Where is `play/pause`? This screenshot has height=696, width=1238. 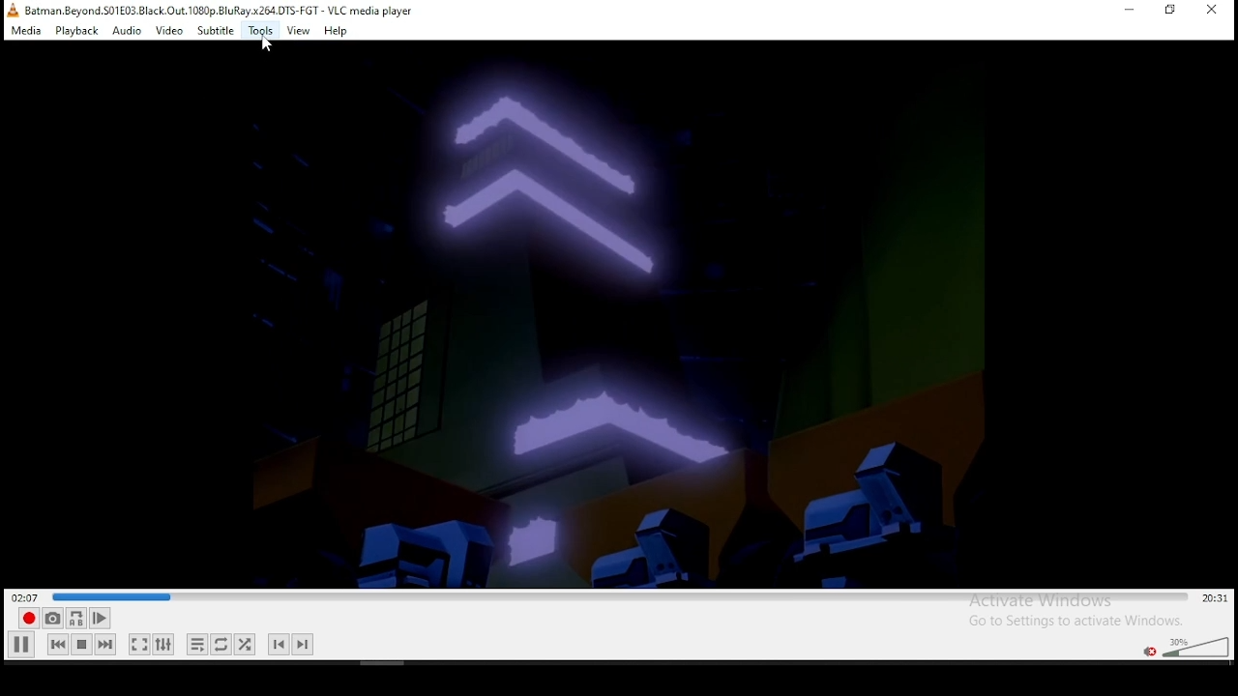 play/pause is located at coordinates (20, 645).